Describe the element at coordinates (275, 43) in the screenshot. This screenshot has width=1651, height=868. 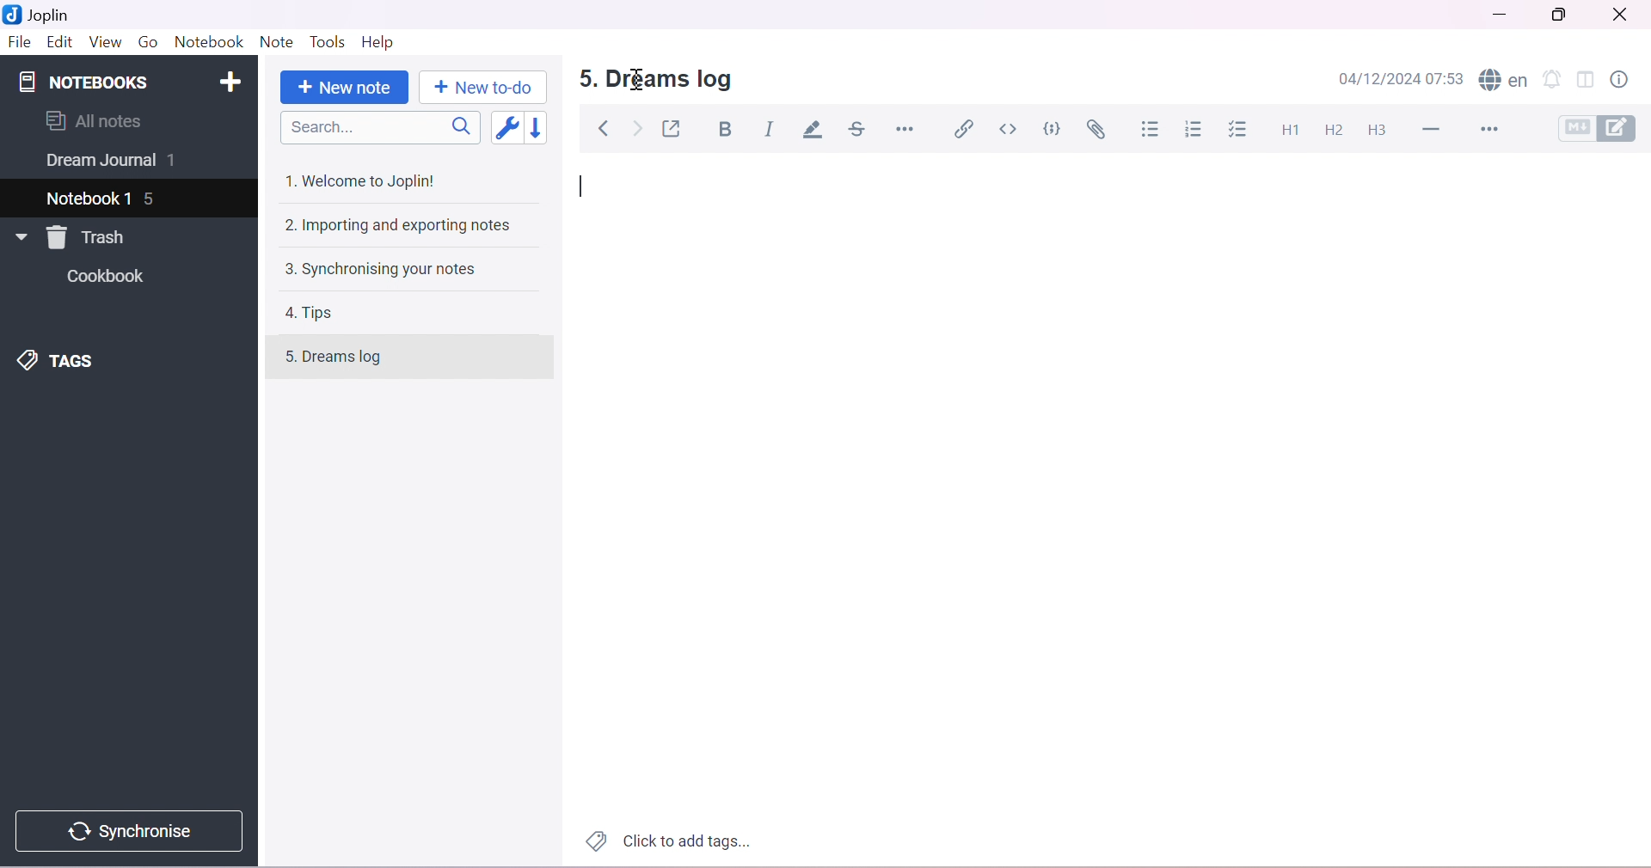
I see `Note` at that location.